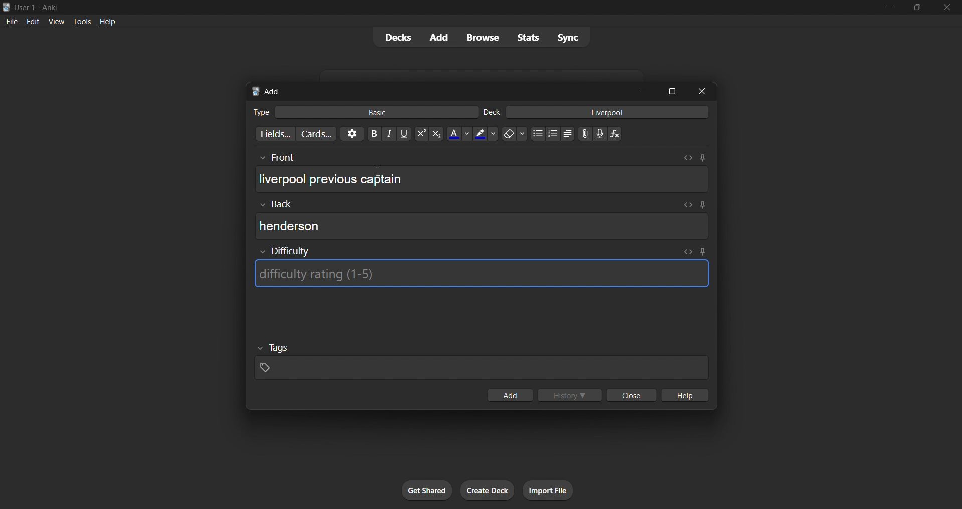 The height and width of the screenshot is (509, 962). What do you see at coordinates (438, 90) in the screenshot?
I see `add card title bar` at bounding box center [438, 90].